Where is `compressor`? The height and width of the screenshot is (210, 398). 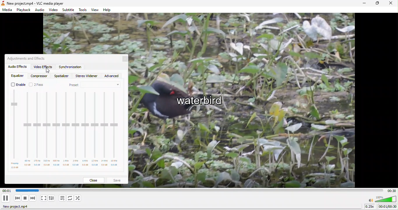
compressor is located at coordinates (39, 76).